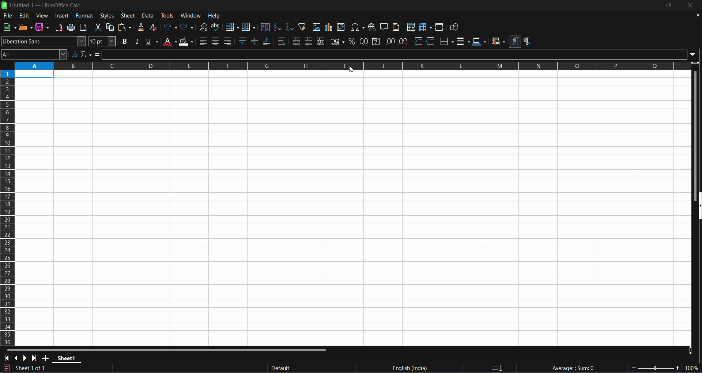  Describe the element at coordinates (87, 54) in the screenshot. I see `select function` at that location.